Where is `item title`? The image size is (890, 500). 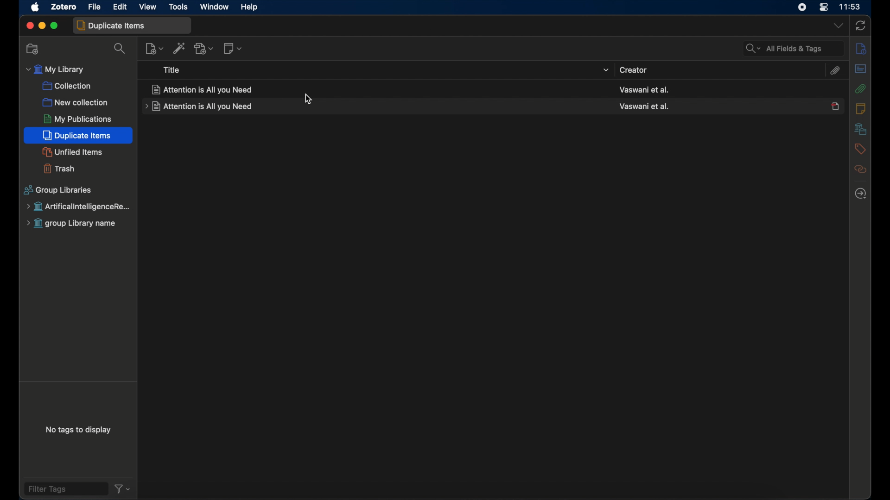
item title is located at coordinates (199, 108).